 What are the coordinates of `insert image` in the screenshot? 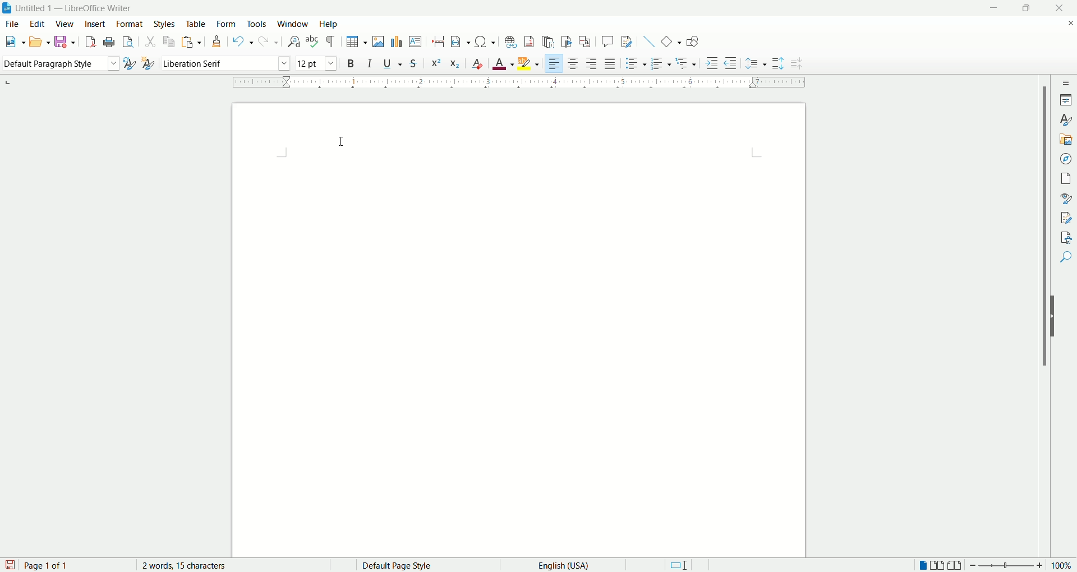 It's located at (378, 41).